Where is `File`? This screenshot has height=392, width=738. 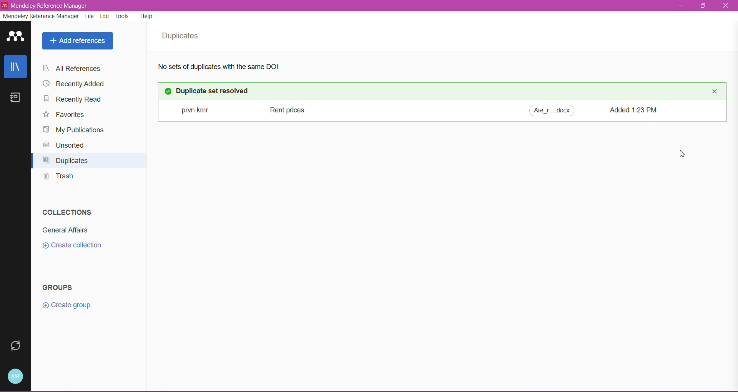
File is located at coordinates (90, 16).